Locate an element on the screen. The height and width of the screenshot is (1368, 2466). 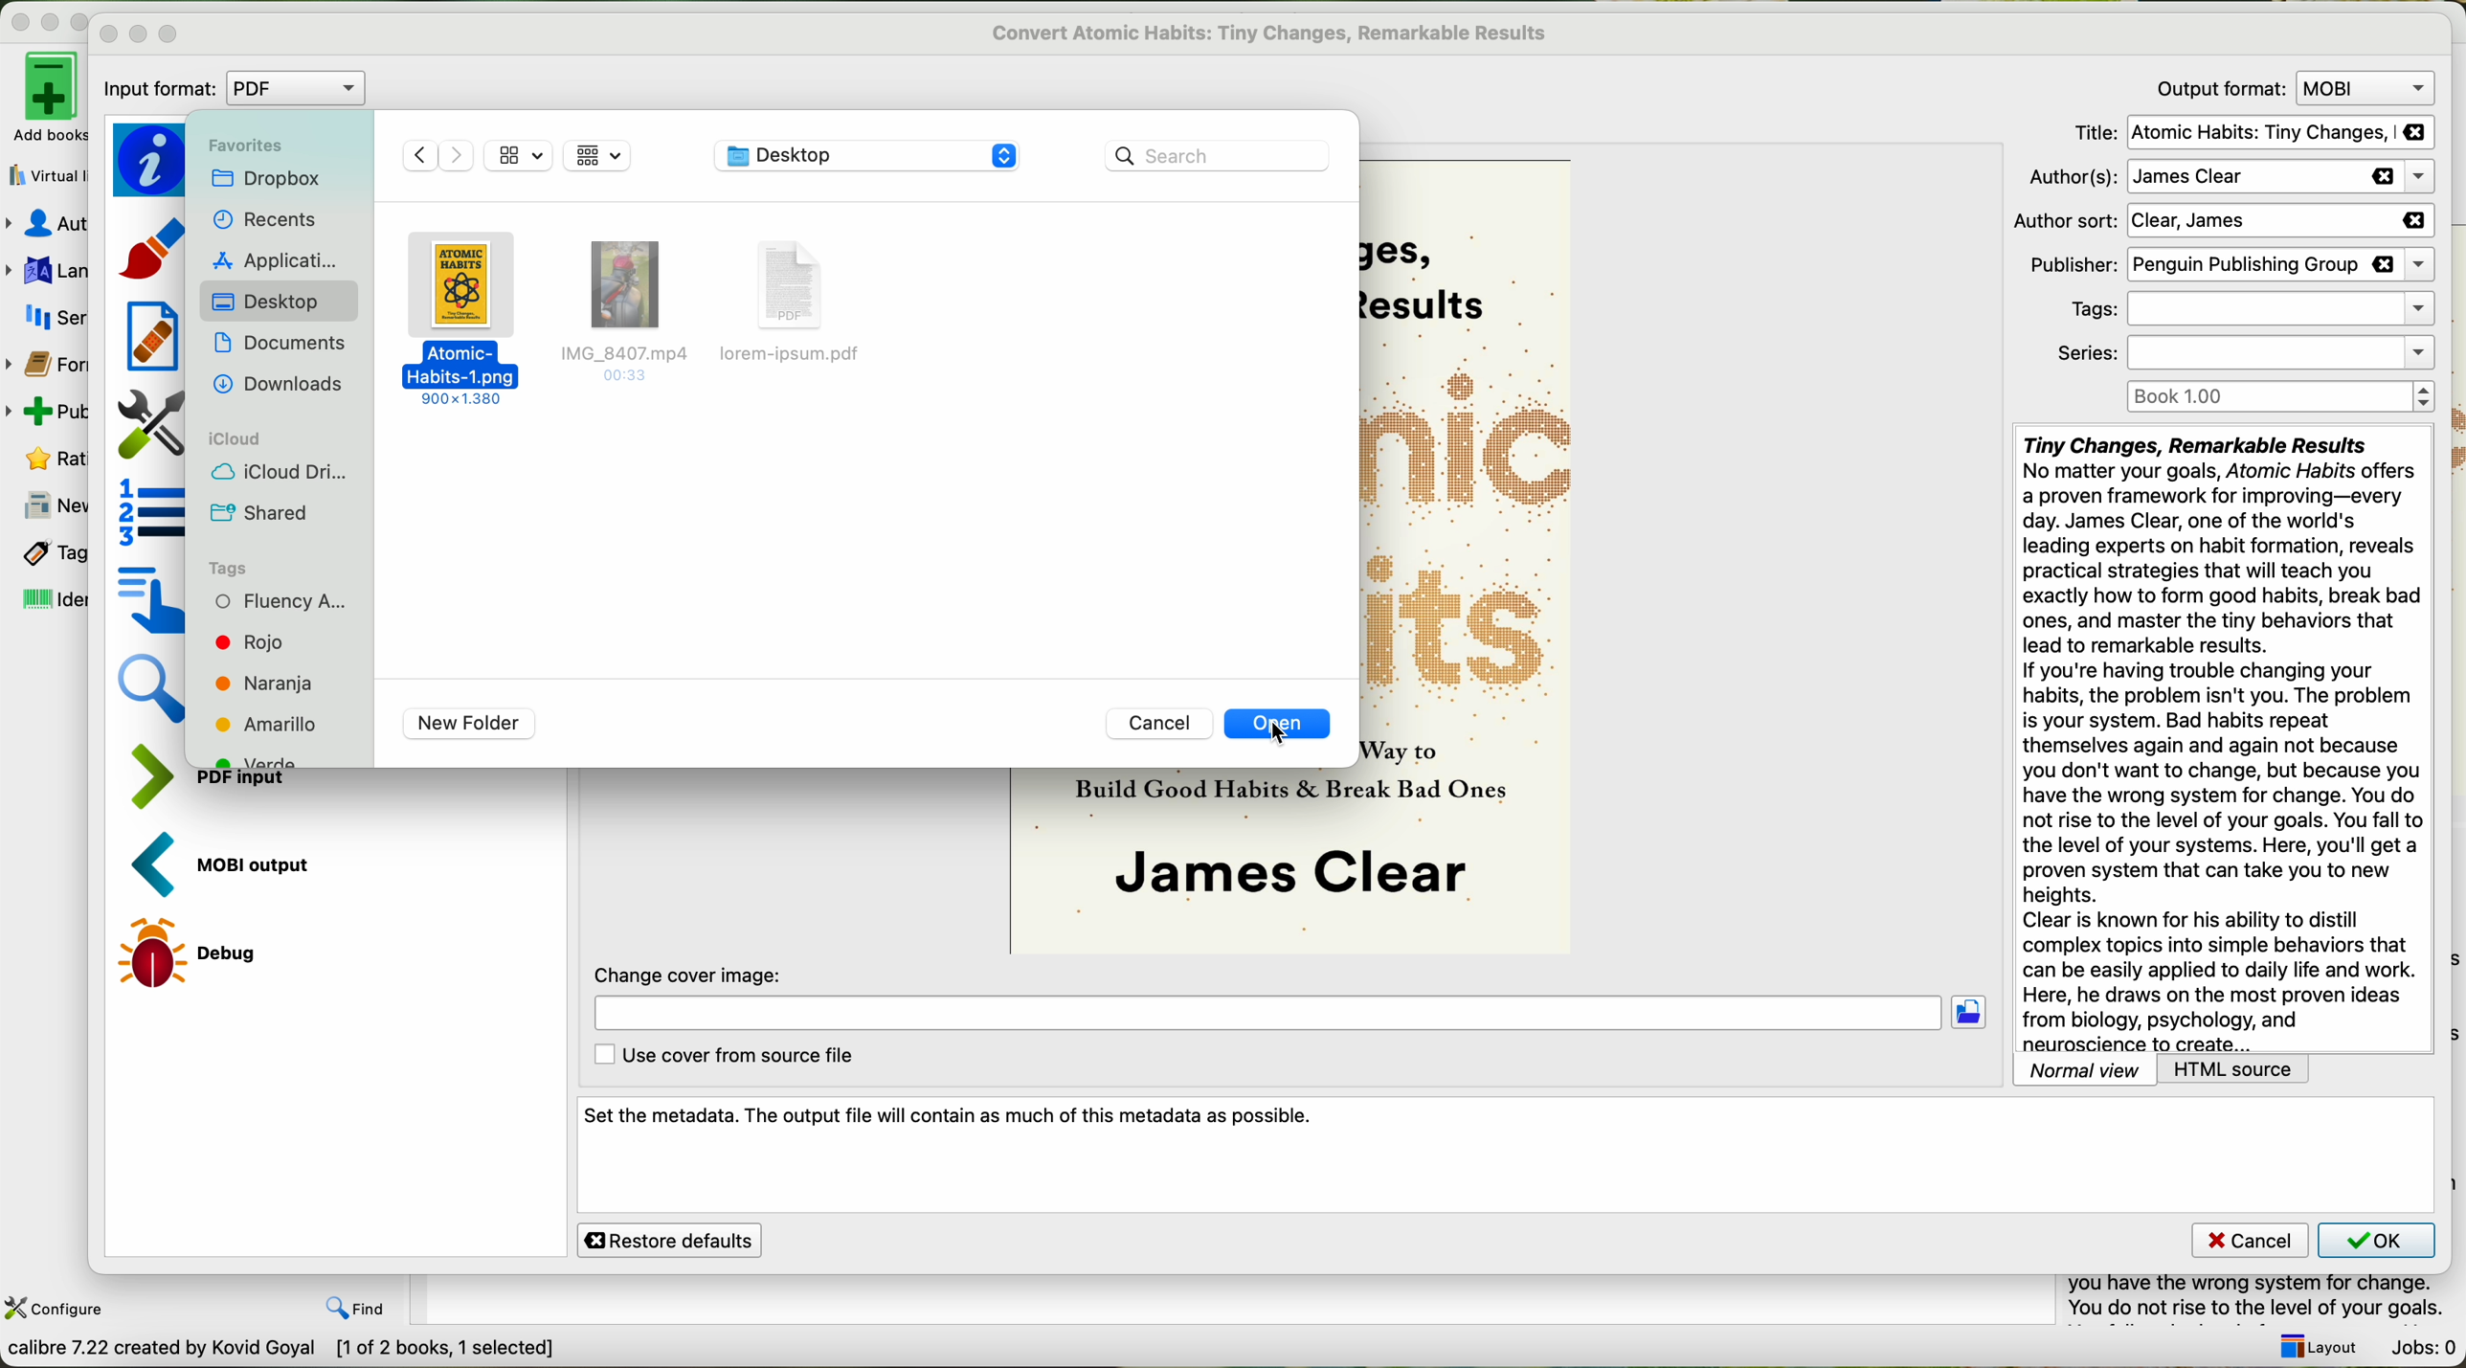
input format: PDF is located at coordinates (238, 90).